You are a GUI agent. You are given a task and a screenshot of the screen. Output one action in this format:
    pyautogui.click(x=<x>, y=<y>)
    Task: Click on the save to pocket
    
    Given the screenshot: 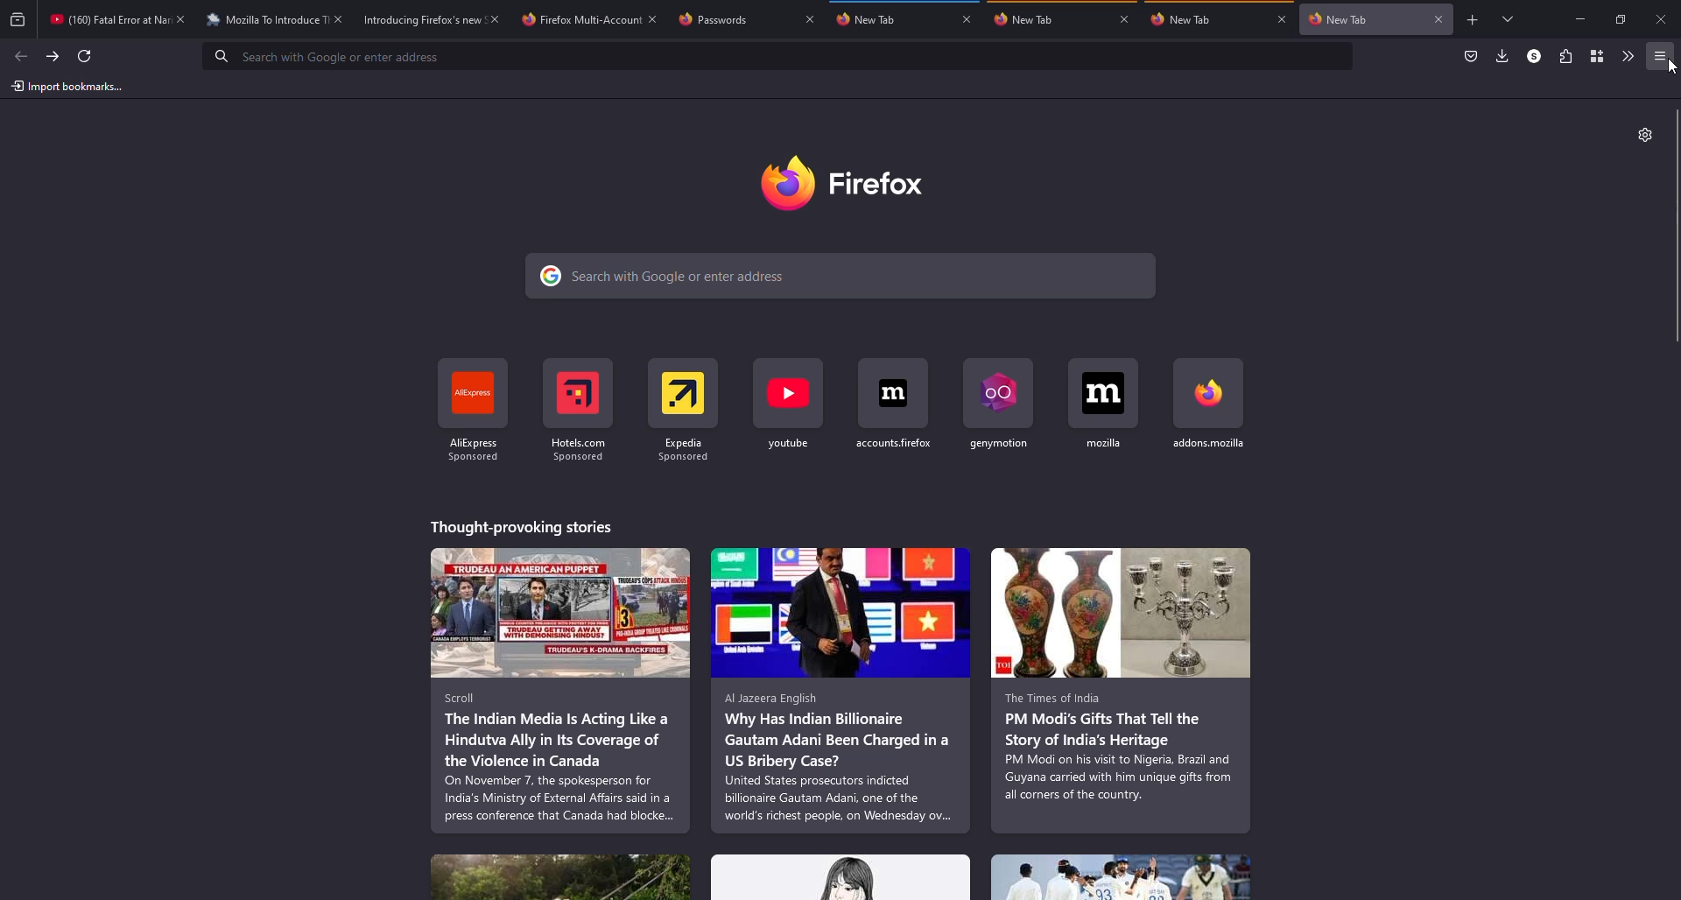 What is the action you would take?
    pyautogui.click(x=1472, y=54)
    